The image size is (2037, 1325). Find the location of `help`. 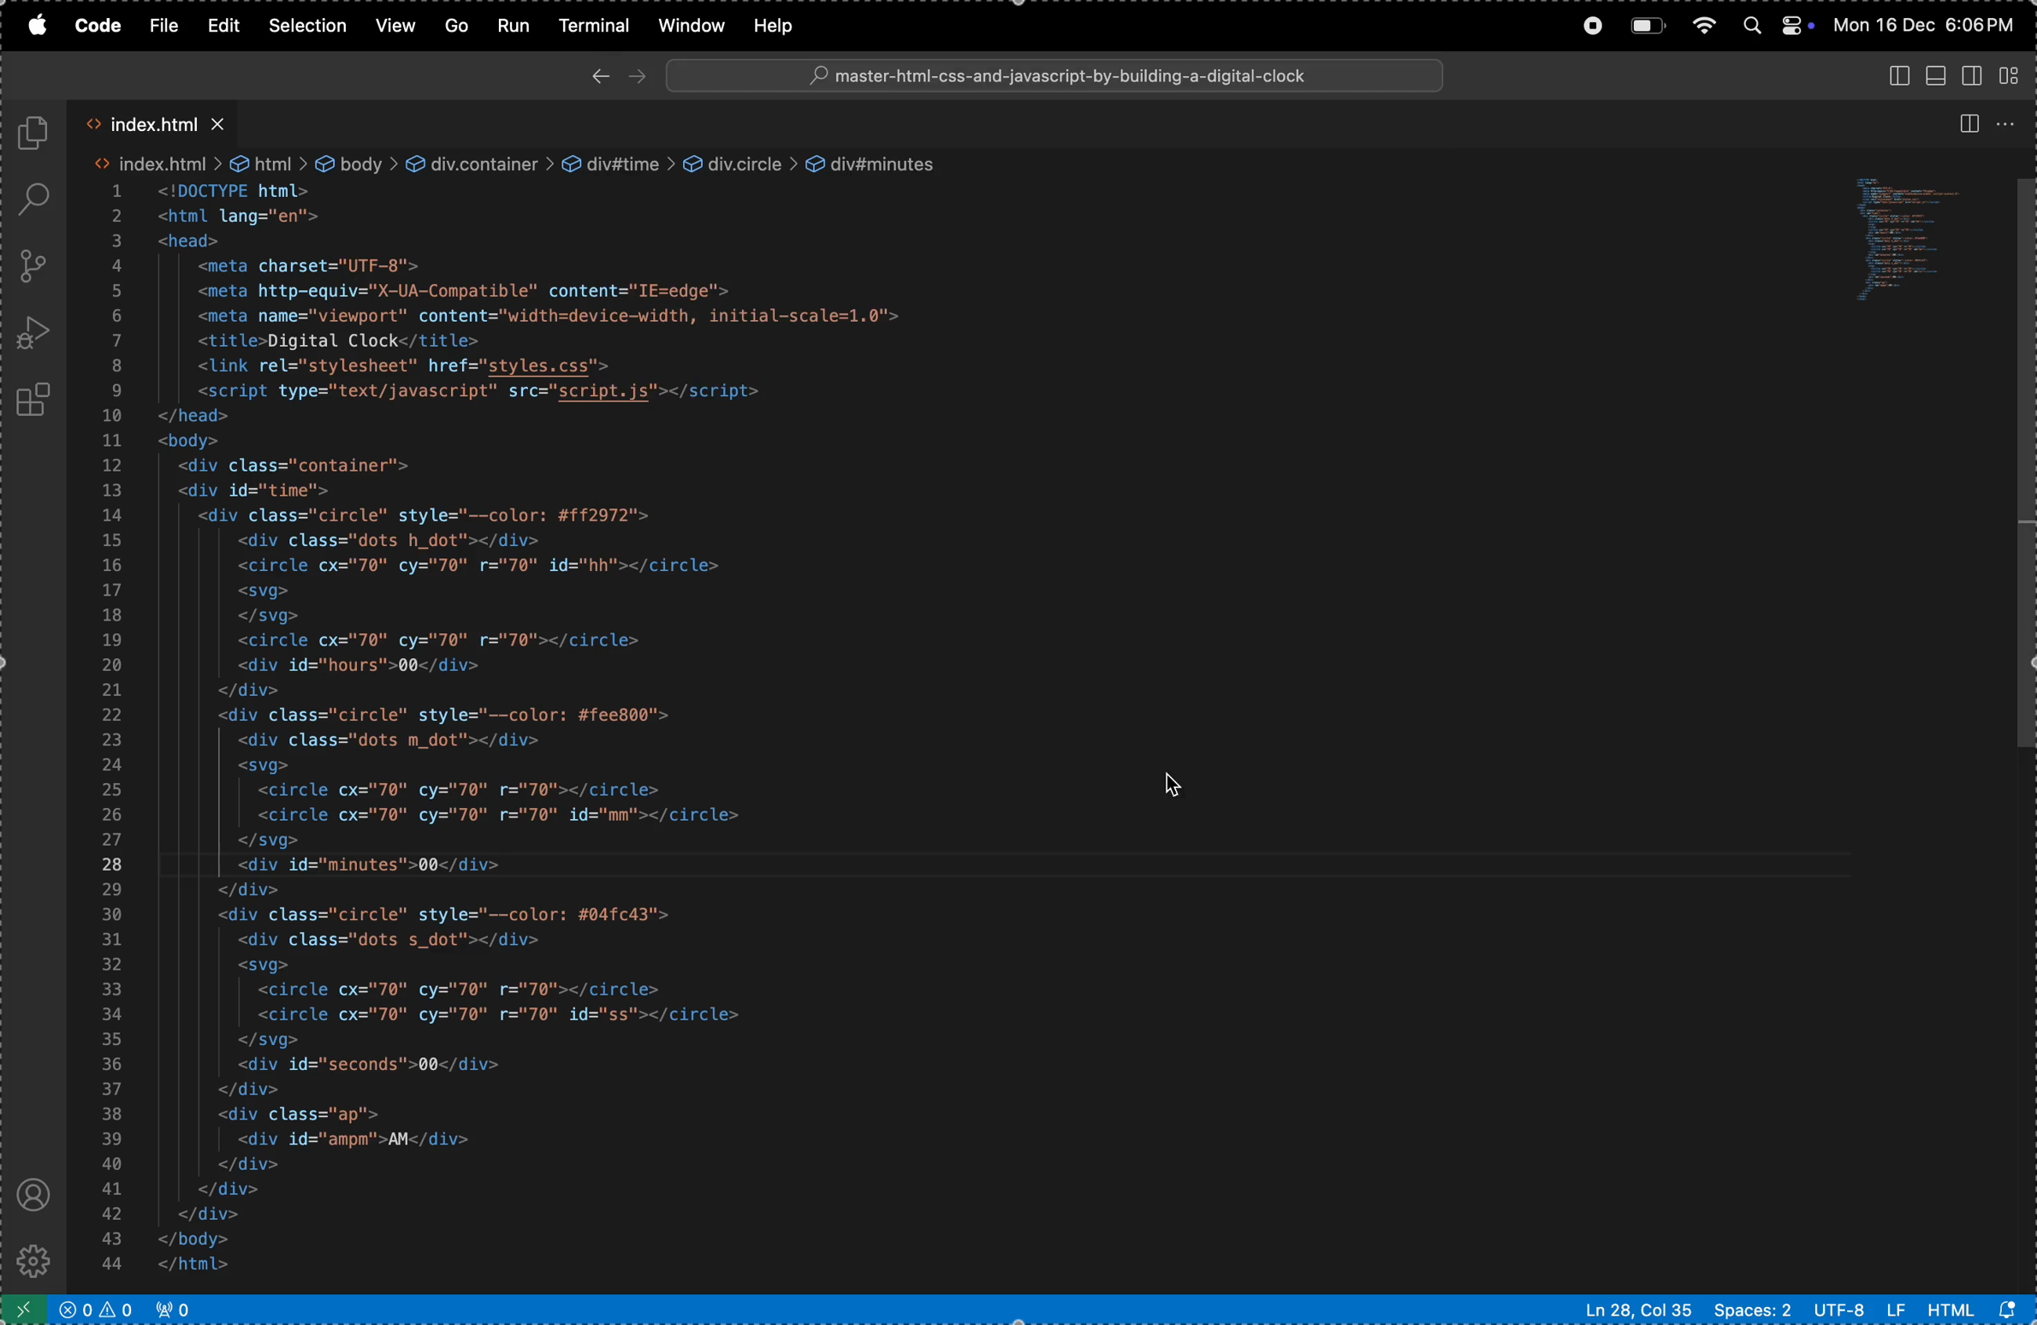

help is located at coordinates (785, 25).